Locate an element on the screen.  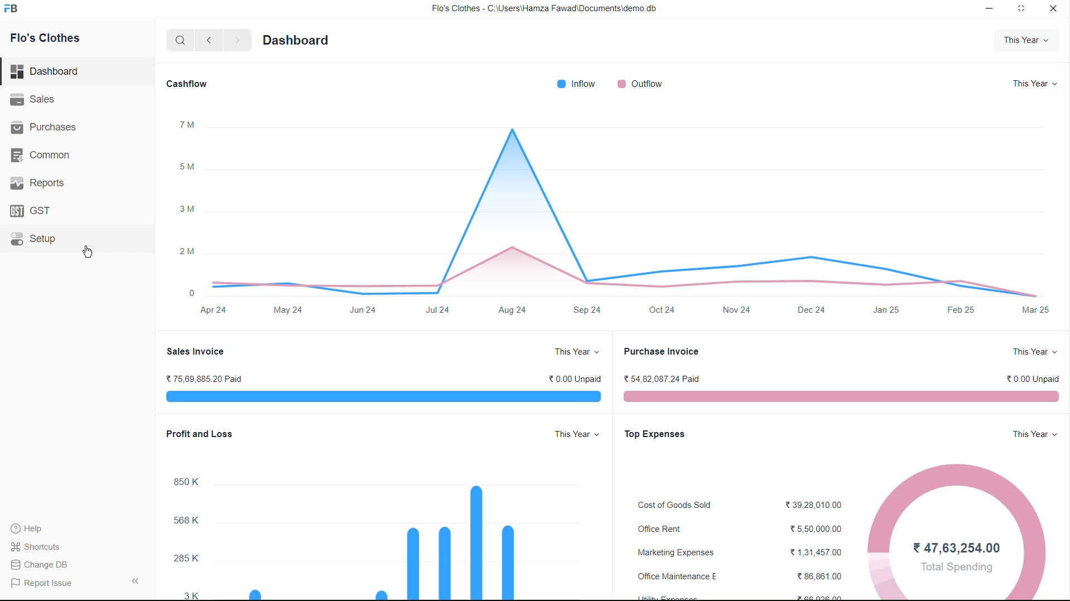
| Purchases is located at coordinates (49, 125).